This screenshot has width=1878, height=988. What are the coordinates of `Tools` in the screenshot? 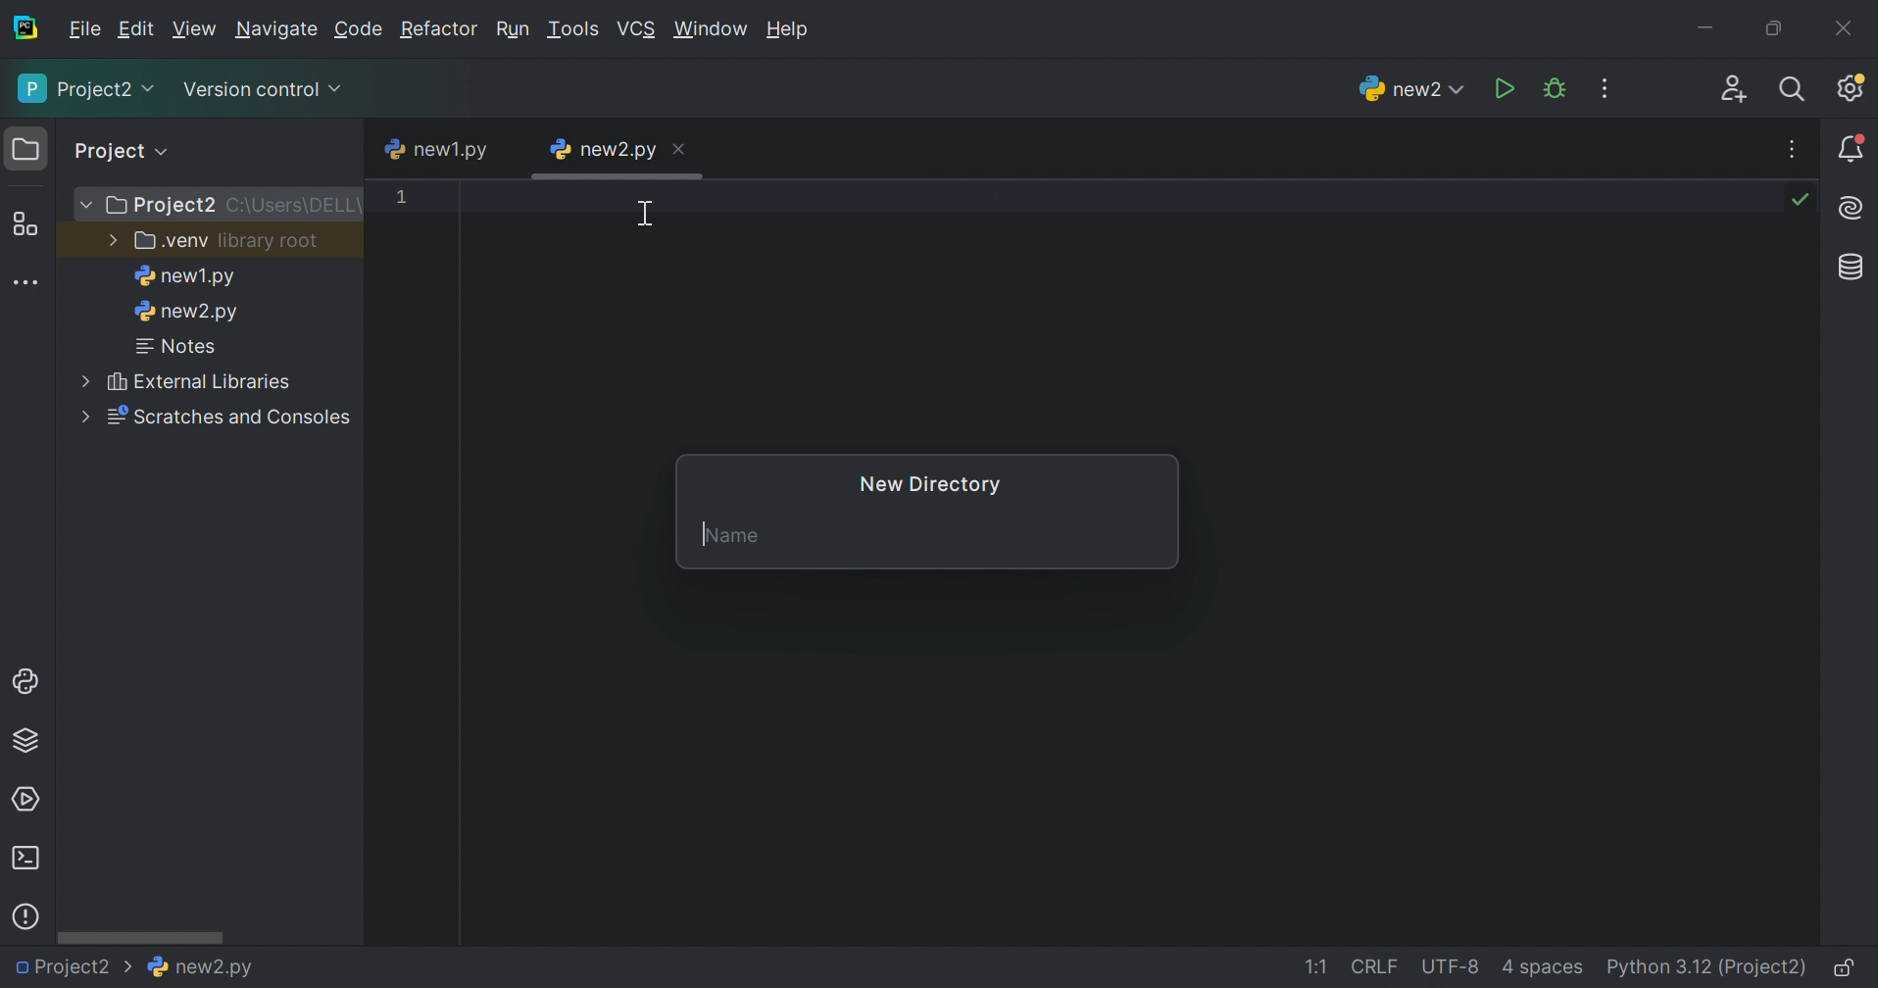 It's located at (576, 29).